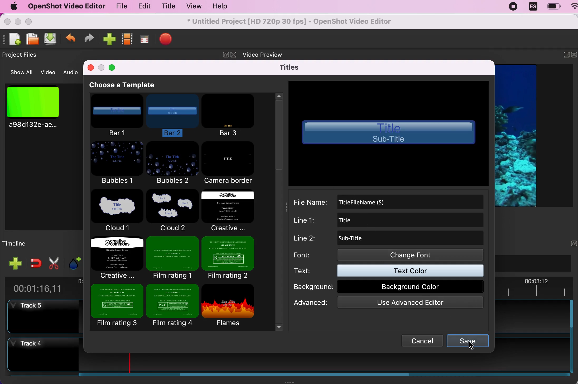 This screenshot has height=384, width=578. Describe the element at coordinates (387, 238) in the screenshot. I see `line 2` at that location.